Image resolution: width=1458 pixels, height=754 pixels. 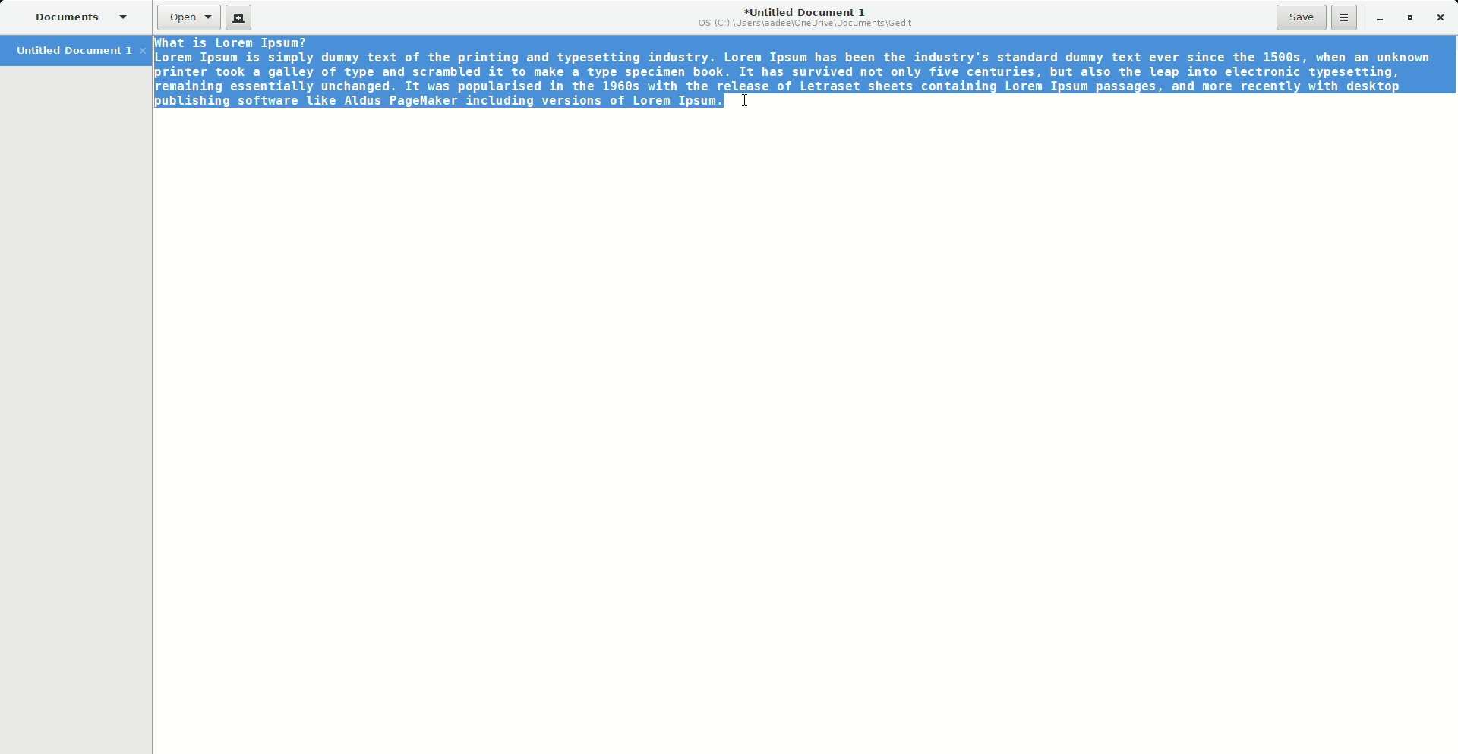 I want to click on Documents, so click(x=79, y=17).